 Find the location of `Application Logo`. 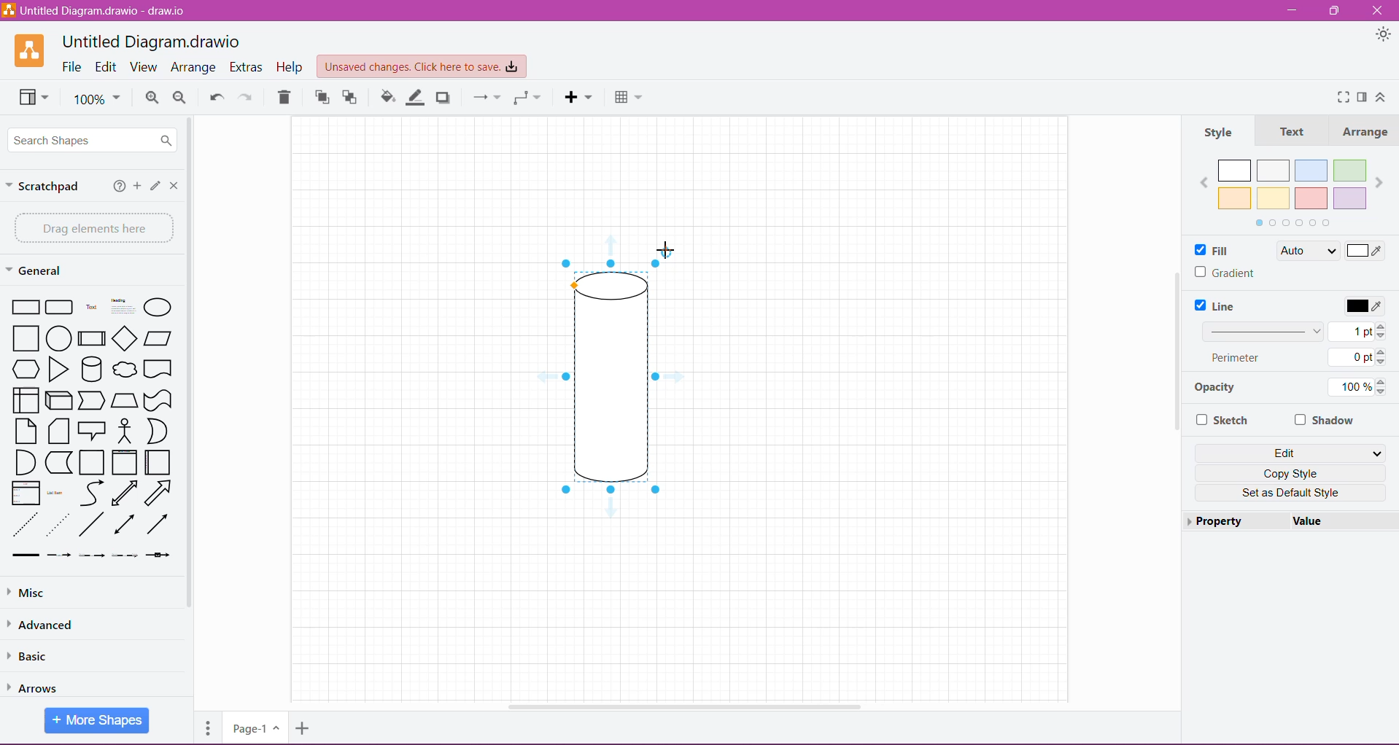

Application Logo is located at coordinates (22, 51).